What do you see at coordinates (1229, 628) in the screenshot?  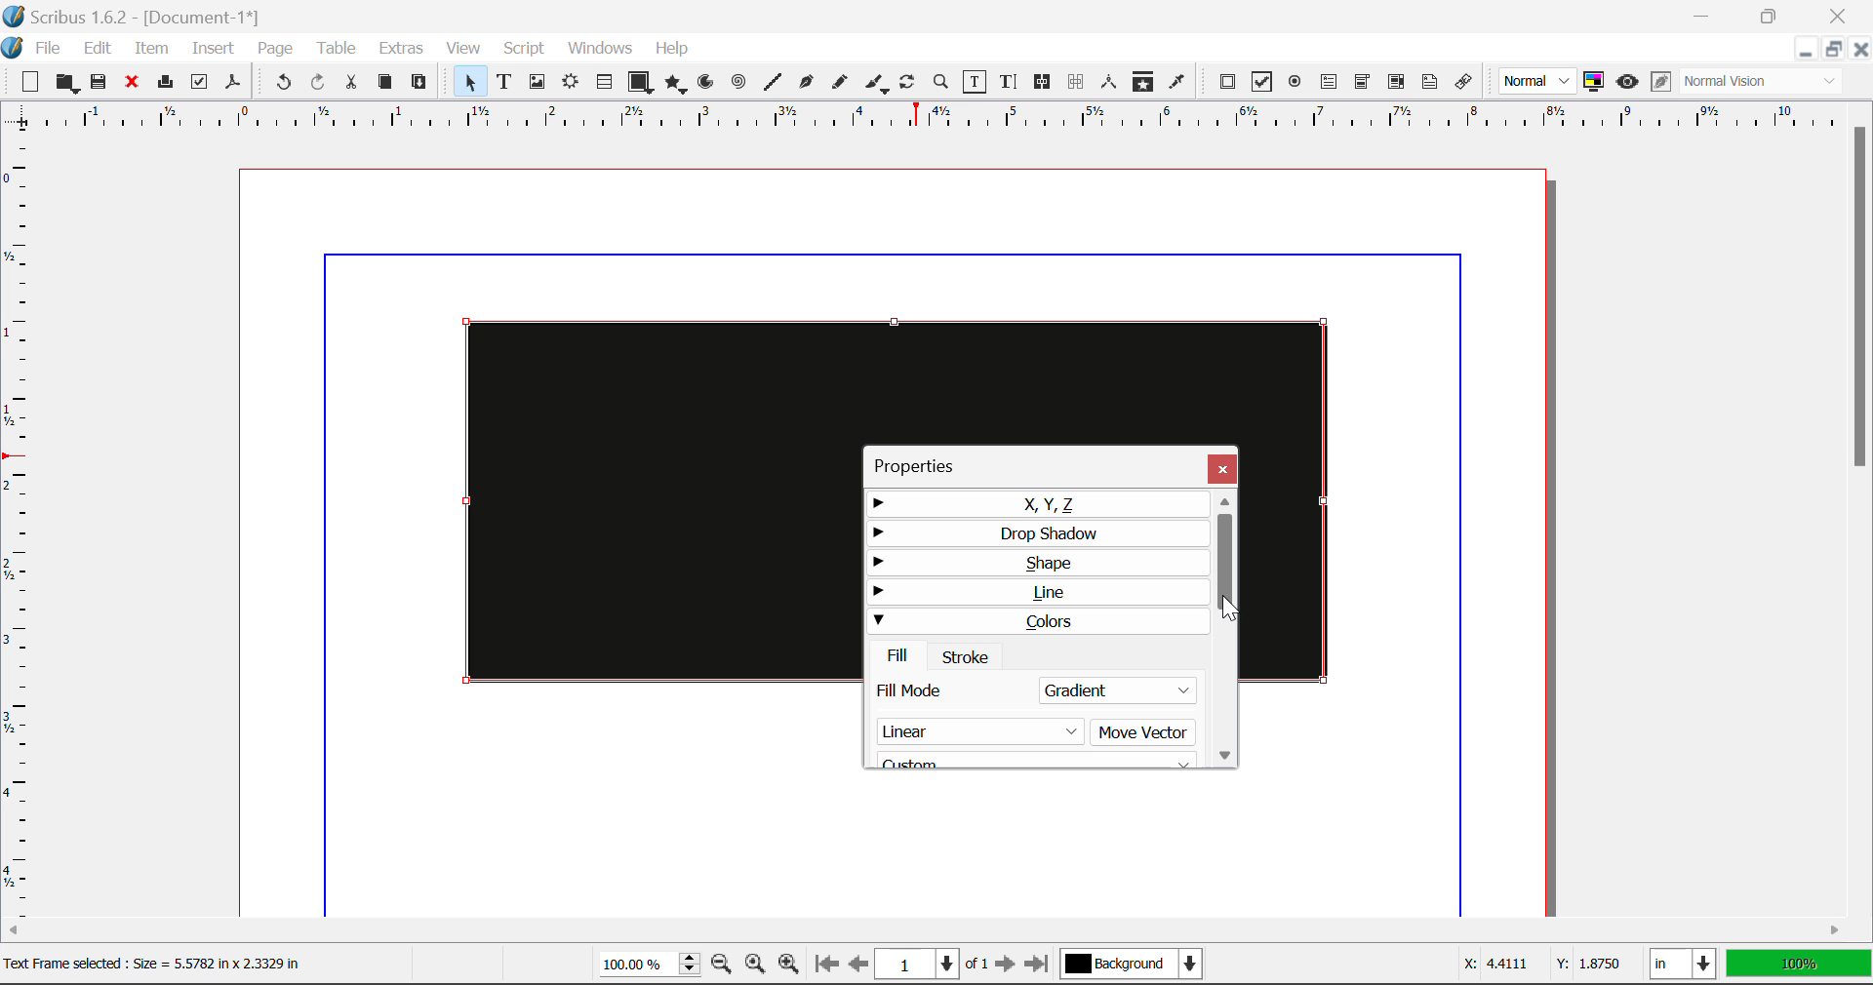 I see `Scroll Bar` at bounding box center [1229, 628].